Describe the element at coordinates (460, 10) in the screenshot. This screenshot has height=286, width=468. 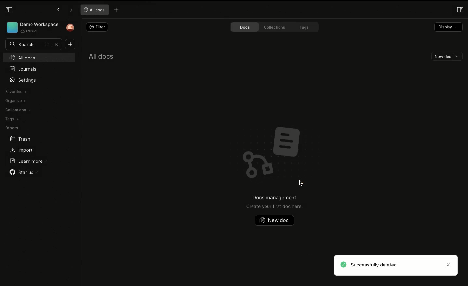
I see `Open right panel` at that location.